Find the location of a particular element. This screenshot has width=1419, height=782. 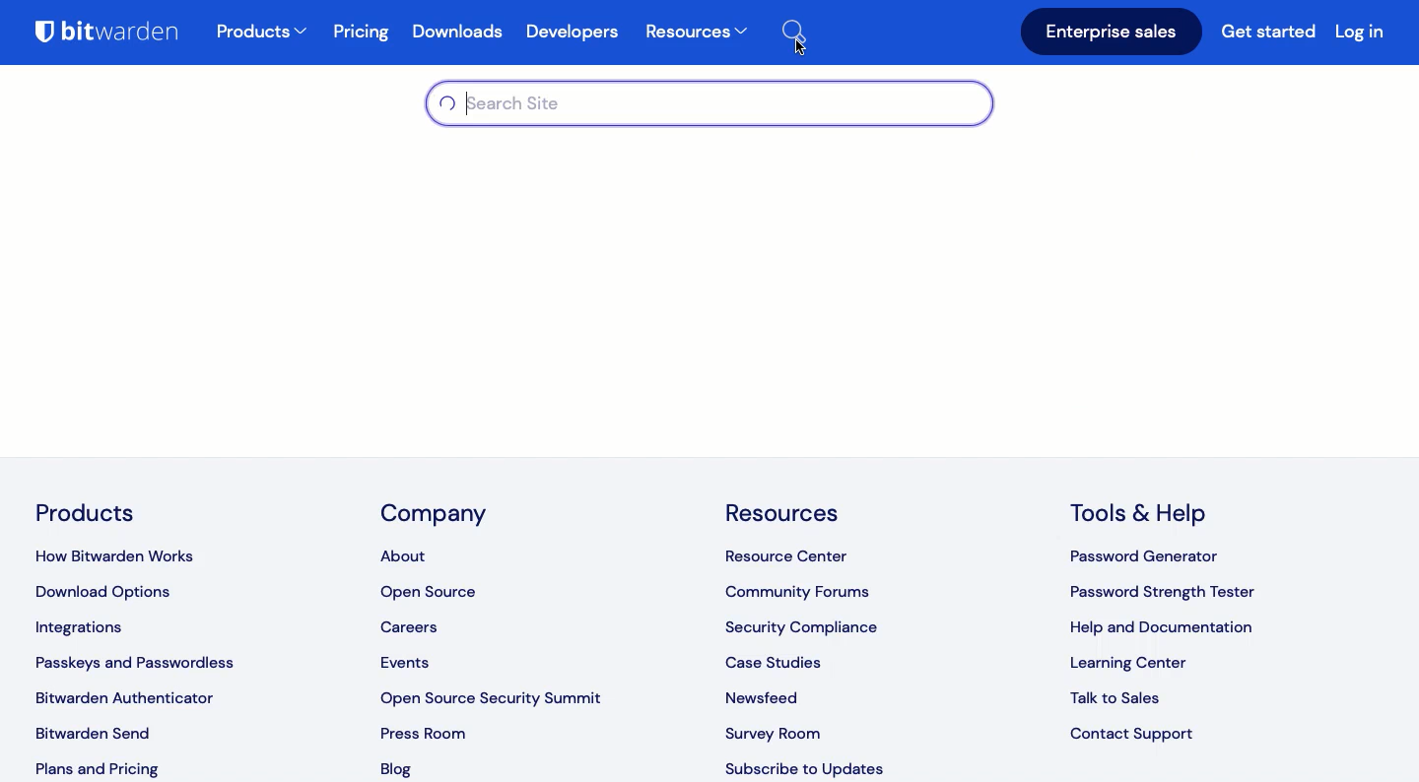

events is located at coordinates (408, 664).